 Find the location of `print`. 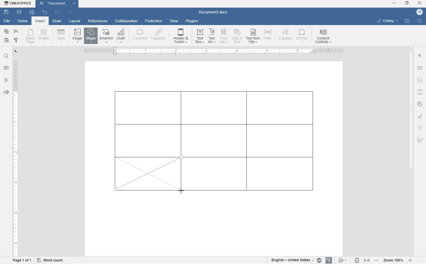

print is located at coordinates (20, 12).